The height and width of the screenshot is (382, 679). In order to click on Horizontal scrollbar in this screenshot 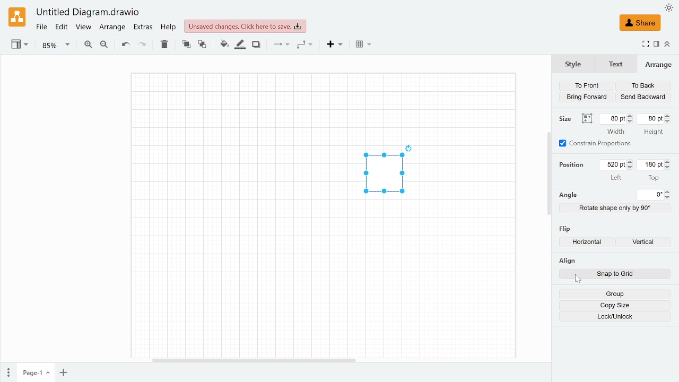, I will do `click(254, 359)`.